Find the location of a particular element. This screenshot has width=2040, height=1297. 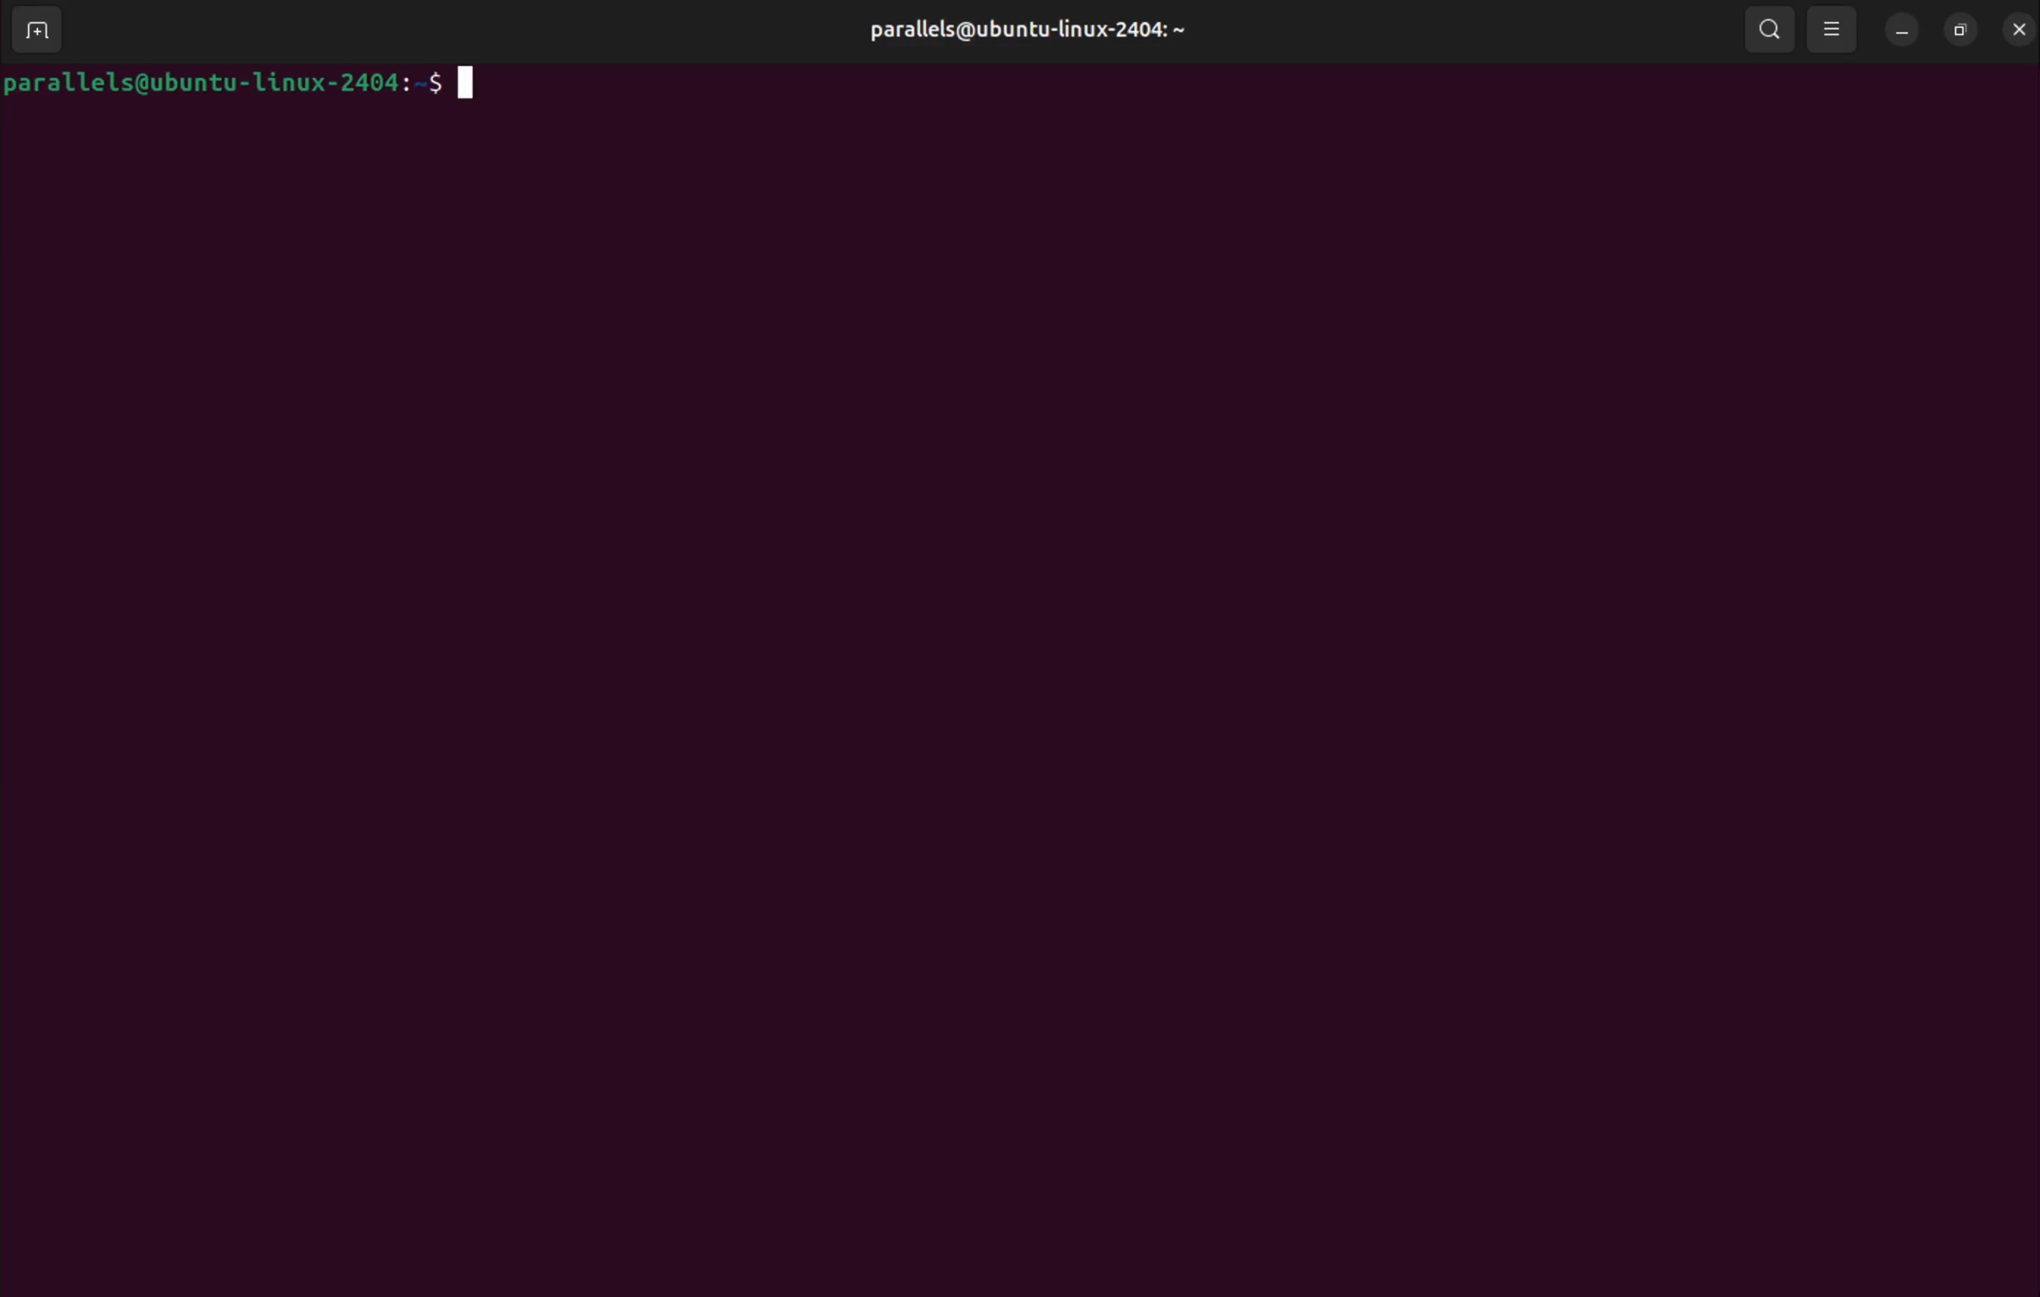

view options is located at coordinates (1835, 34).